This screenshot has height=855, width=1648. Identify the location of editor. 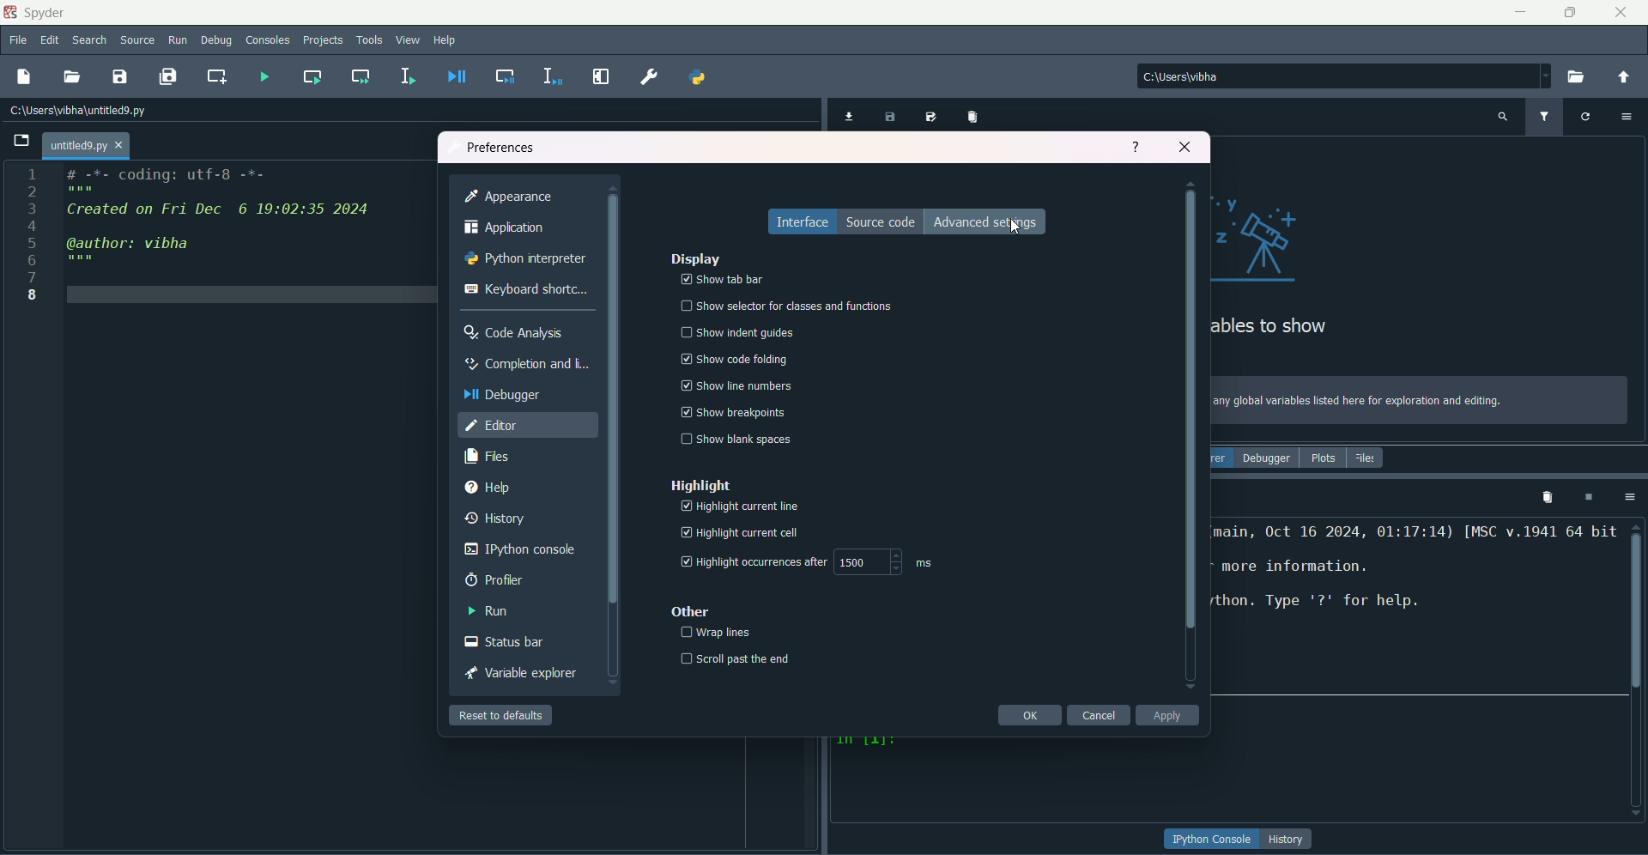
(494, 426).